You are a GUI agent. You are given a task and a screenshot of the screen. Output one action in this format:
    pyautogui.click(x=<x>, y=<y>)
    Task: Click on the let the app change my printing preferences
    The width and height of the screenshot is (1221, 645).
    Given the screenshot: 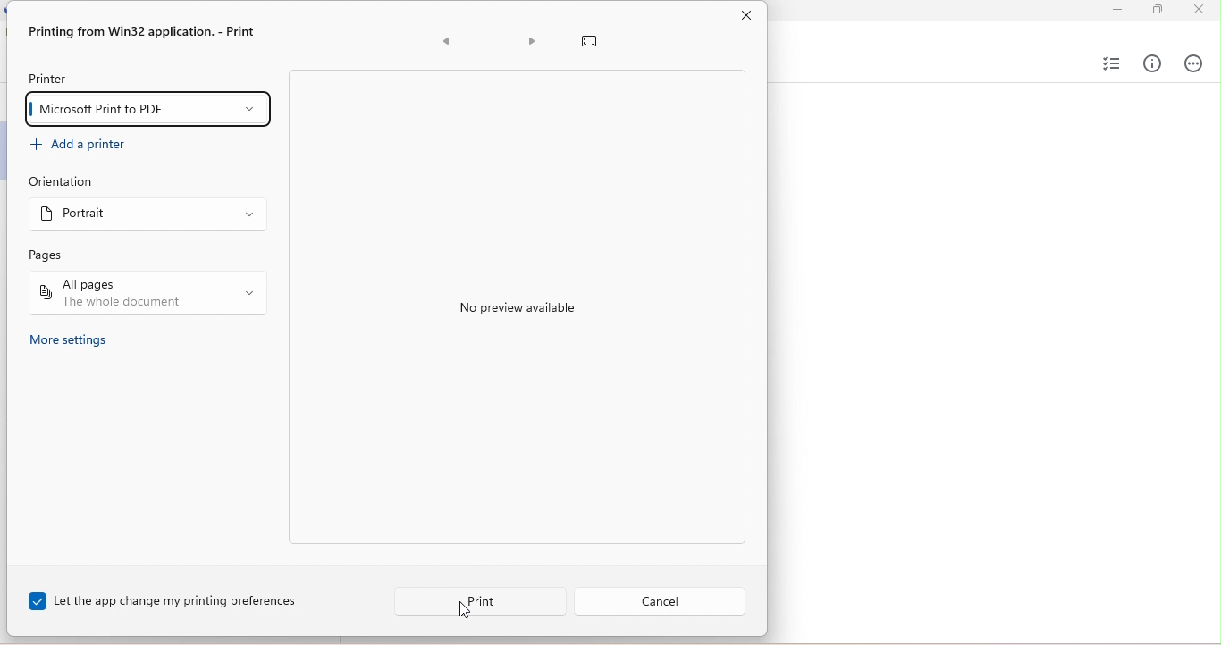 What is the action you would take?
    pyautogui.click(x=162, y=600)
    